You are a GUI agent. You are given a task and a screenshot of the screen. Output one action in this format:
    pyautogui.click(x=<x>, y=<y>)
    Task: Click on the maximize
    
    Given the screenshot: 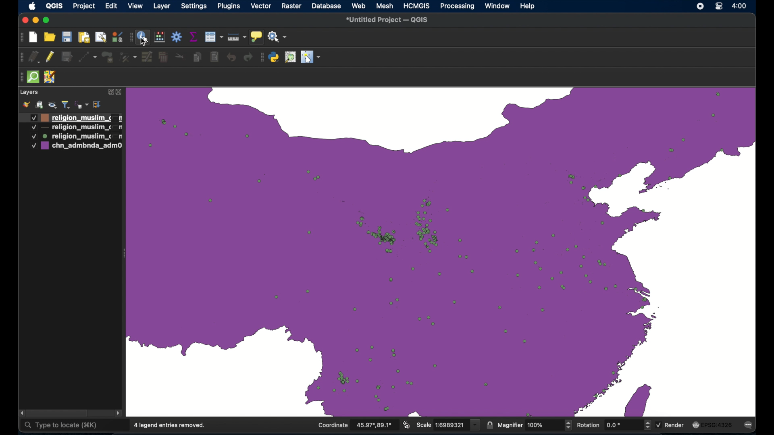 What is the action you would take?
    pyautogui.click(x=47, y=21)
    